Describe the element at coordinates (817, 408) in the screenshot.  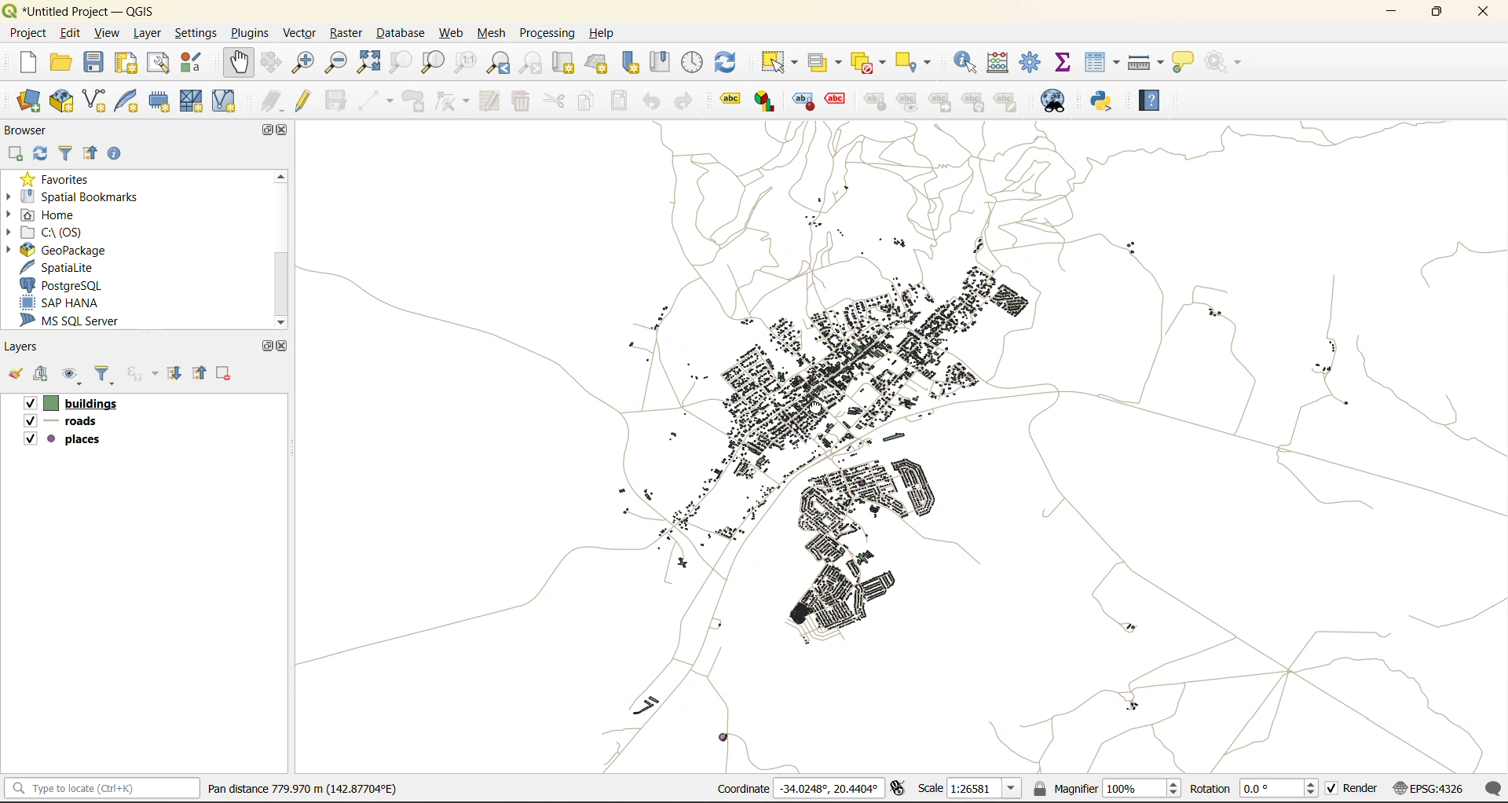
I see `Cursor` at that location.